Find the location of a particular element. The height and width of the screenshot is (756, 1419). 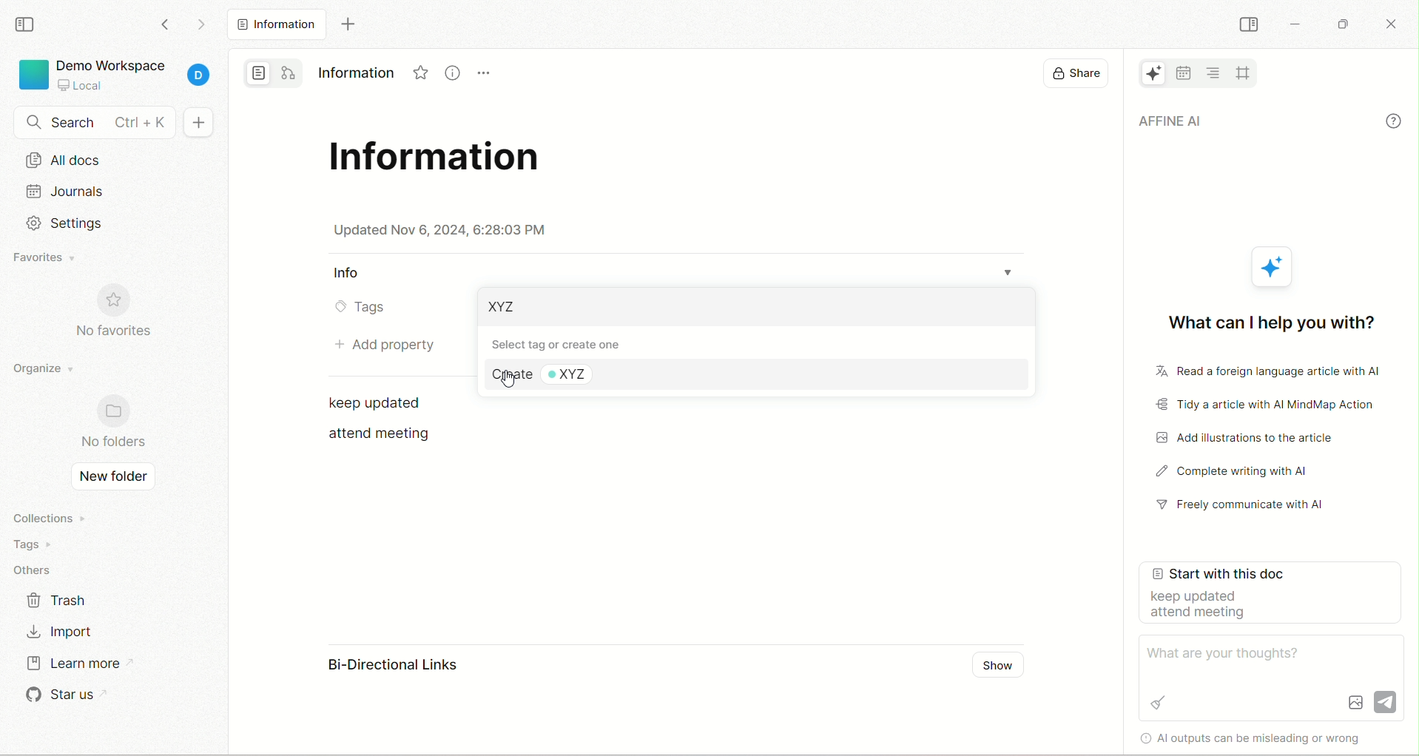

Setting is located at coordinates (65, 223).